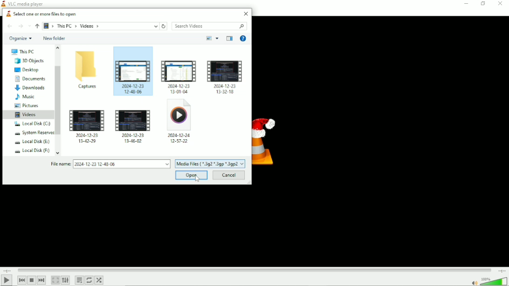 The image size is (509, 286). What do you see at coordinates (198, 178) in the screenshot?
I see `Cursor` at bounding box center [198, 178].